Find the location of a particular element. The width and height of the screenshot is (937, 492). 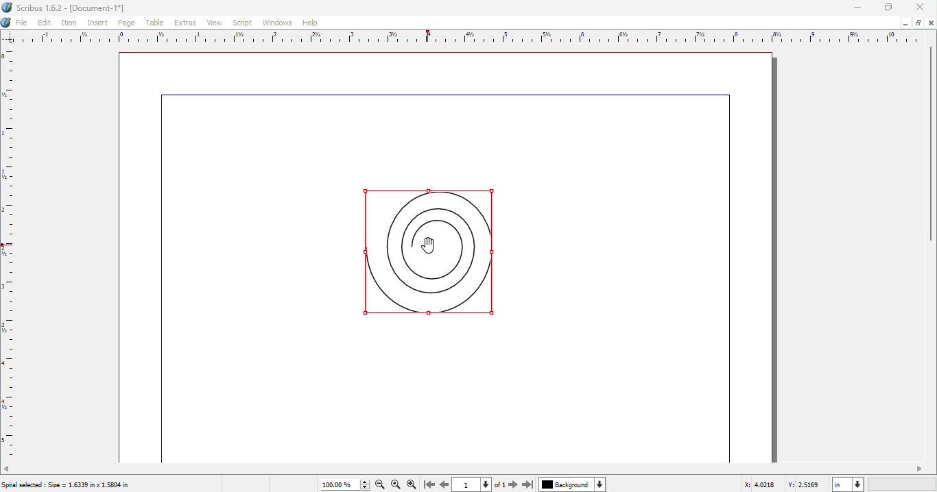

current page is located at coordinates (464, 485).